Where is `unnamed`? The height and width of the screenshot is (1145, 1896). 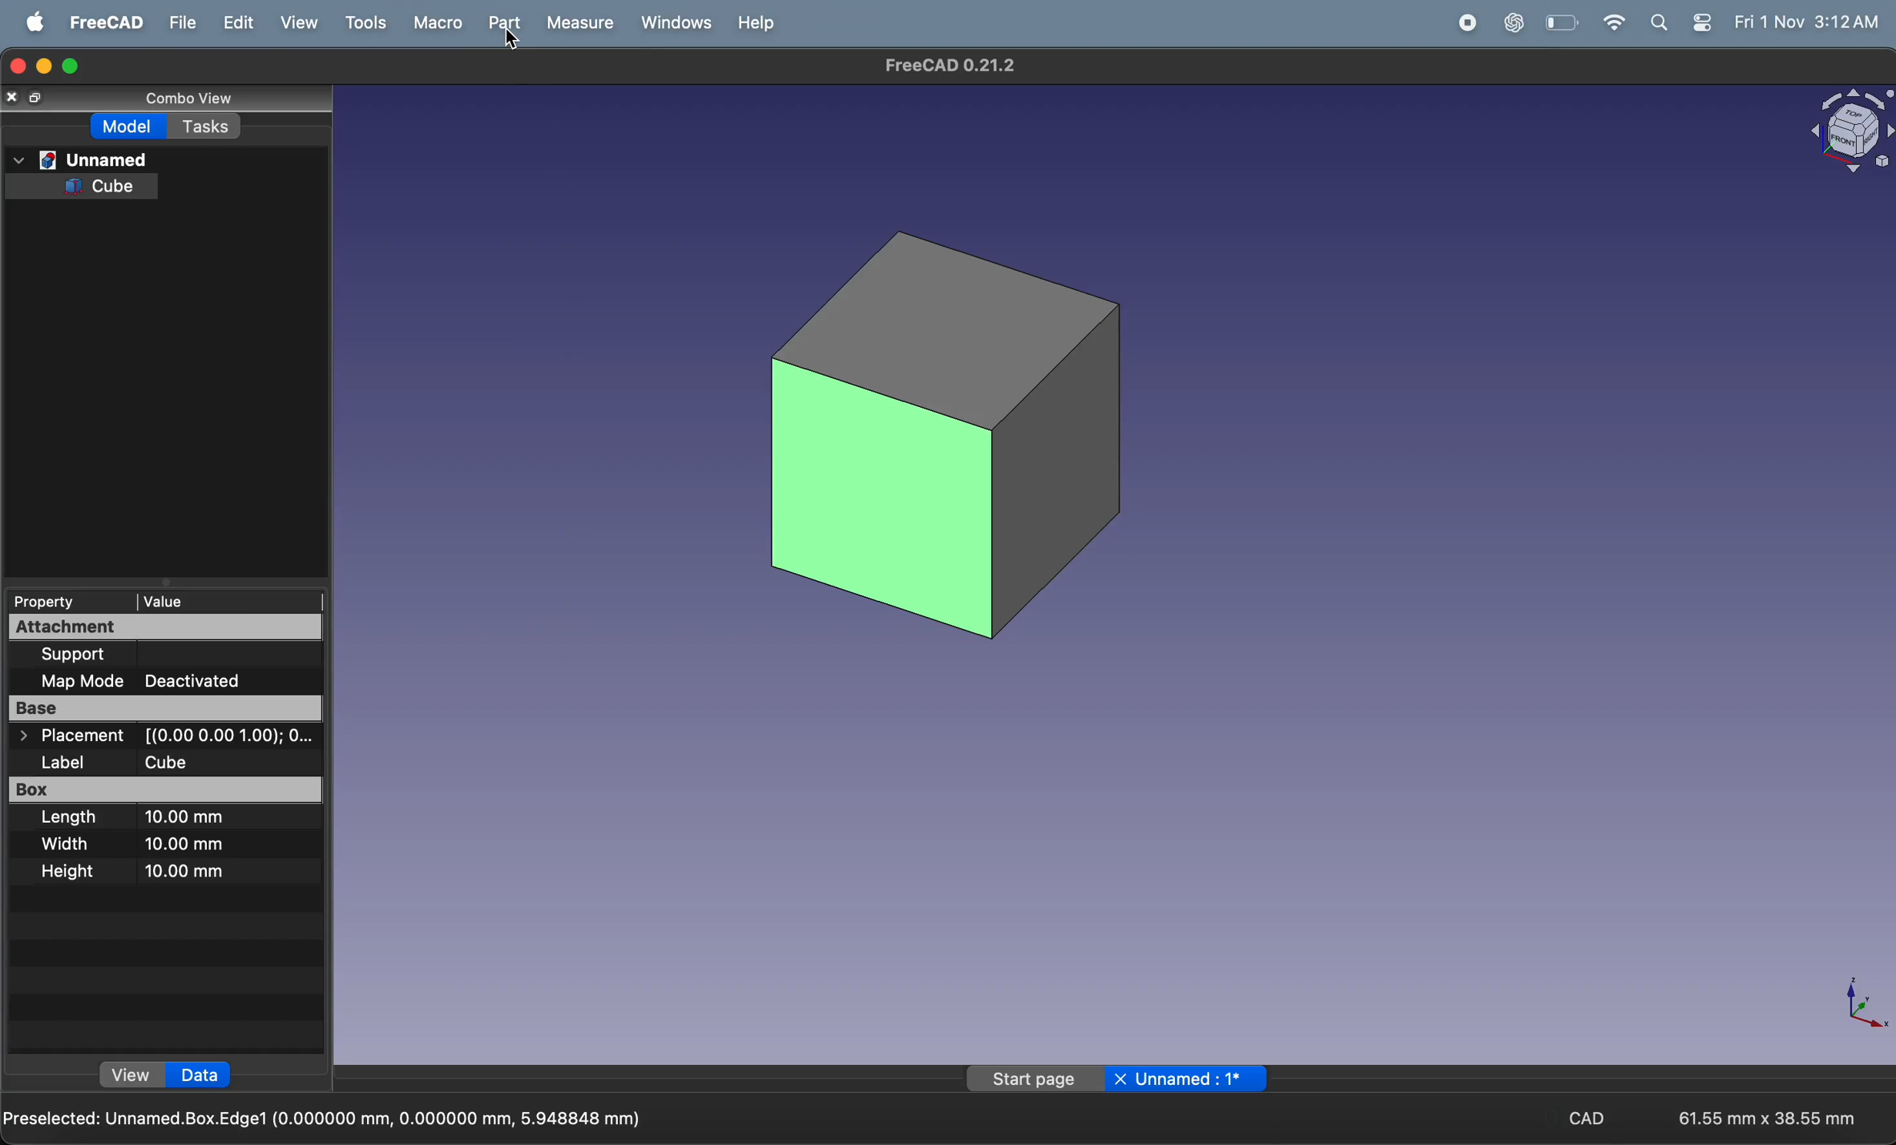 unnamed is located at coordinates (1193, 1080).